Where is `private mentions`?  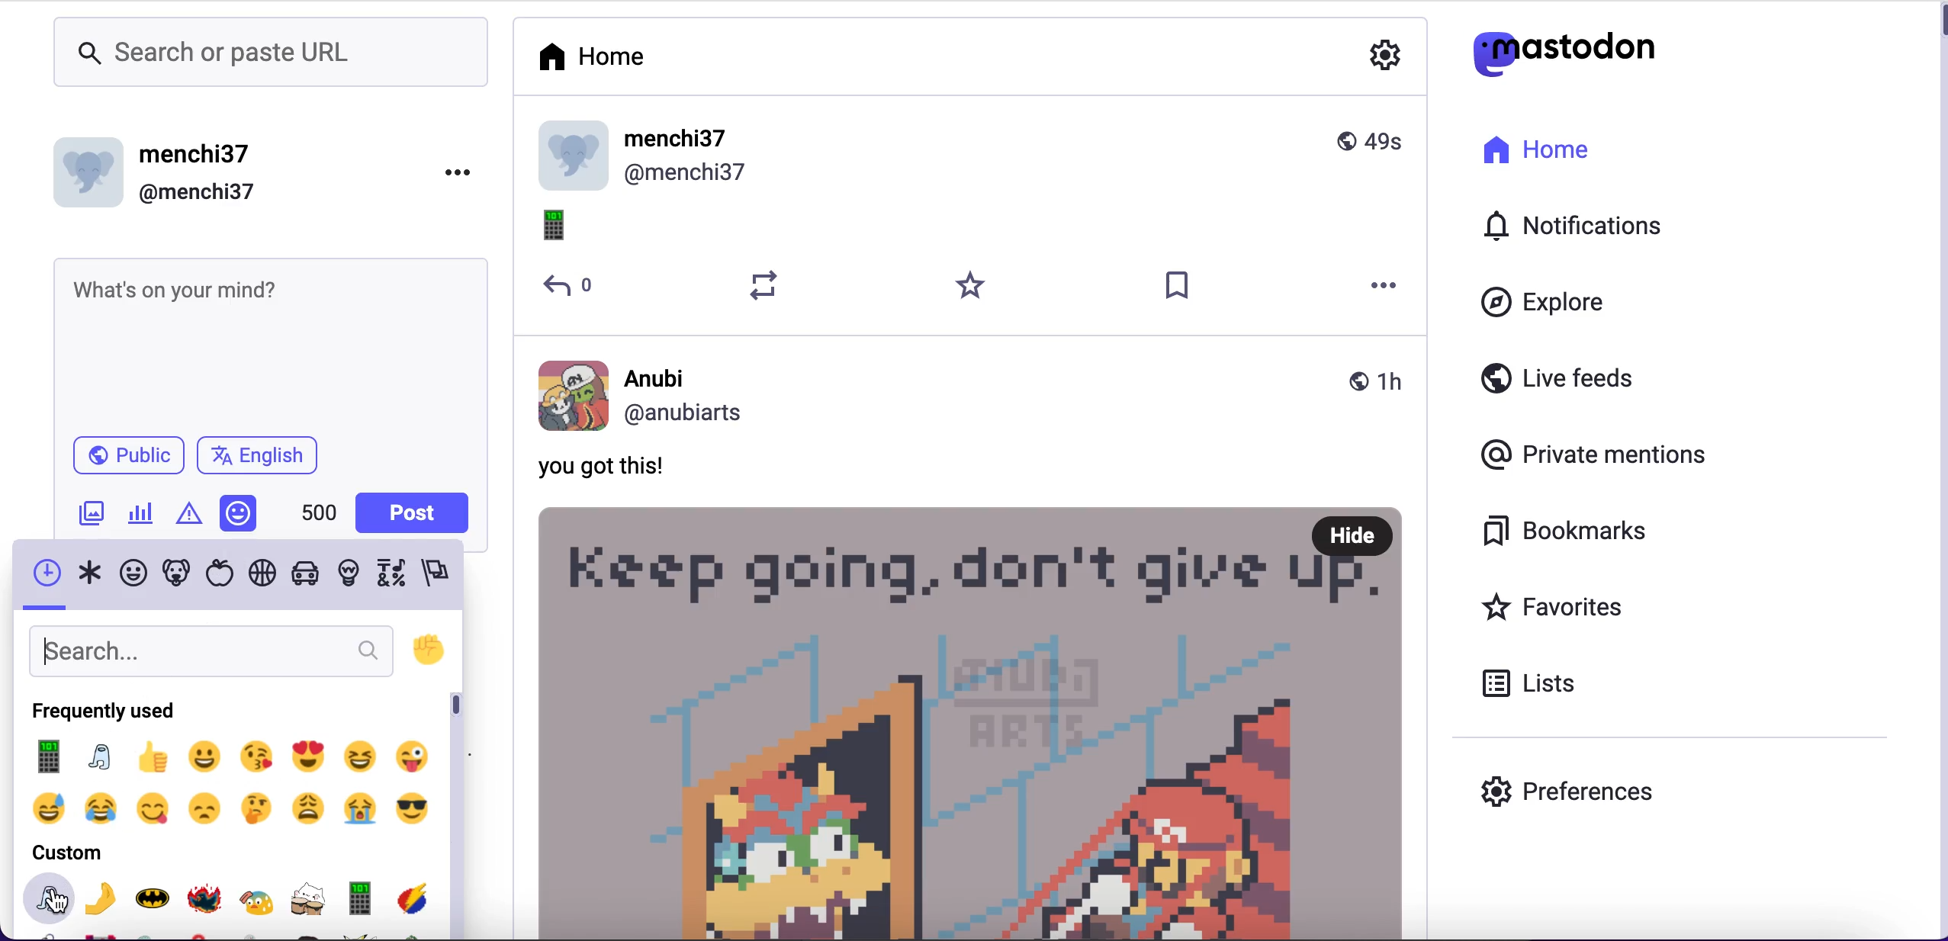 private mentions is located at coordinates (1593, 455).